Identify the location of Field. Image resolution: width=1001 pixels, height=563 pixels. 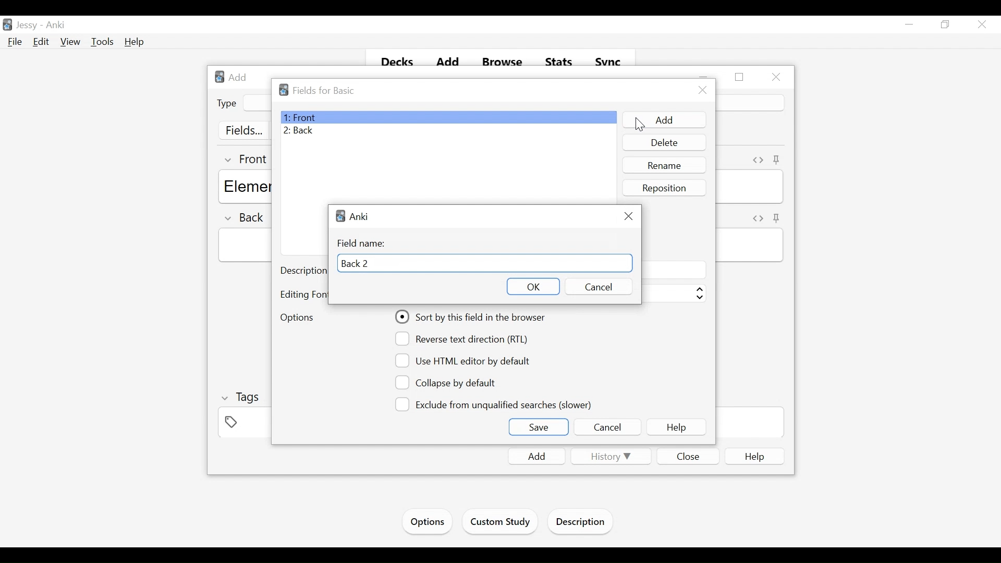
(484, 263).